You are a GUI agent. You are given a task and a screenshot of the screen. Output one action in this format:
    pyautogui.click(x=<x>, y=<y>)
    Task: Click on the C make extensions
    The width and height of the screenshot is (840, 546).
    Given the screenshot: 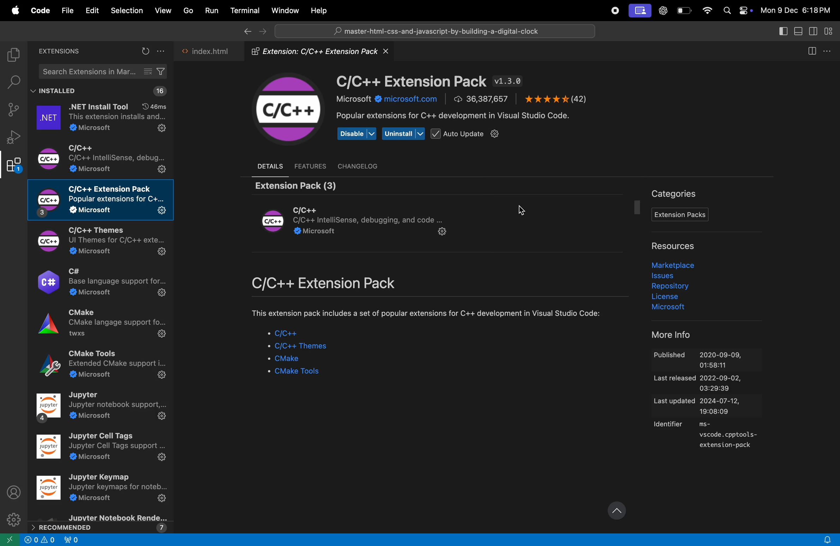 What is the action you would take?
    pyautogui.click(x=101, y=327)
    